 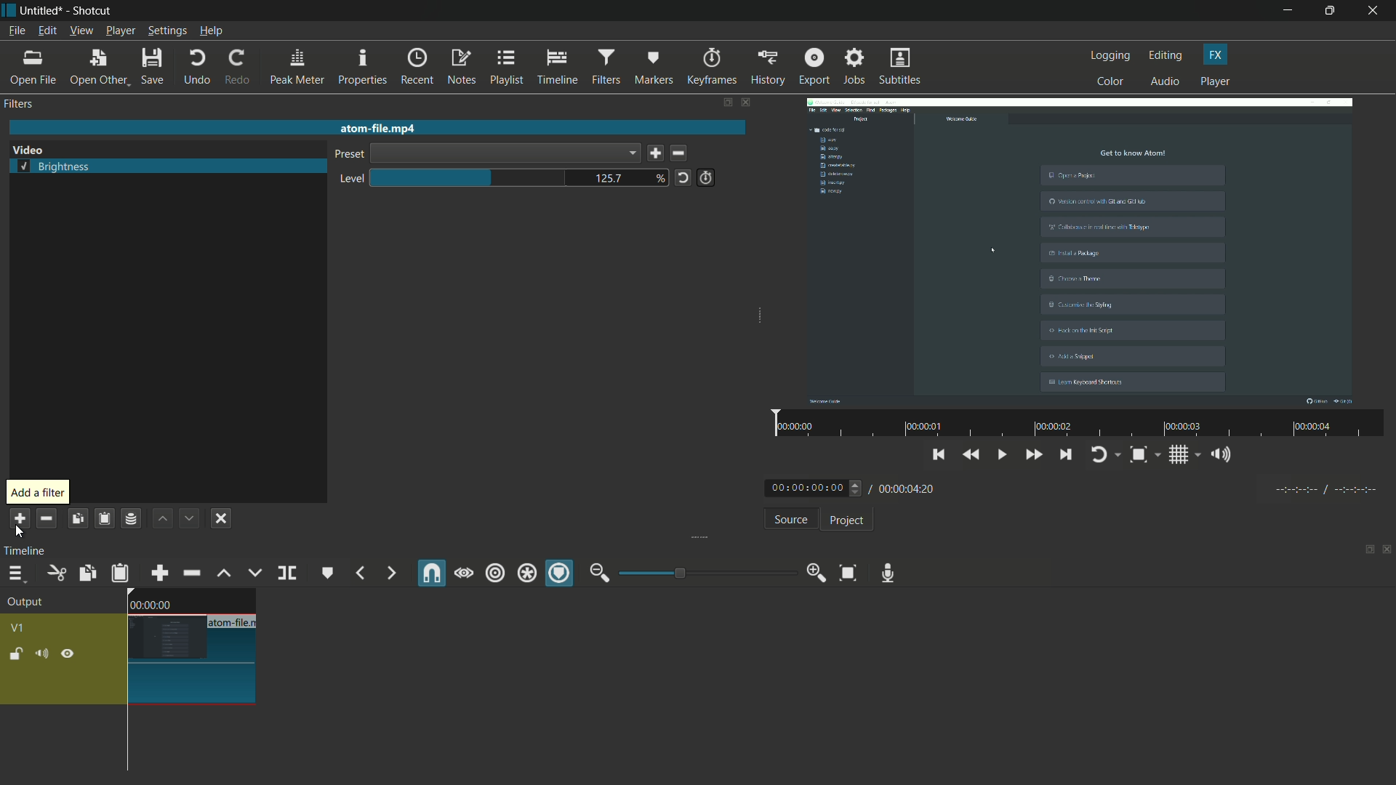 I want to click on use keyframes for this parameter, so click(x=705, y=177).